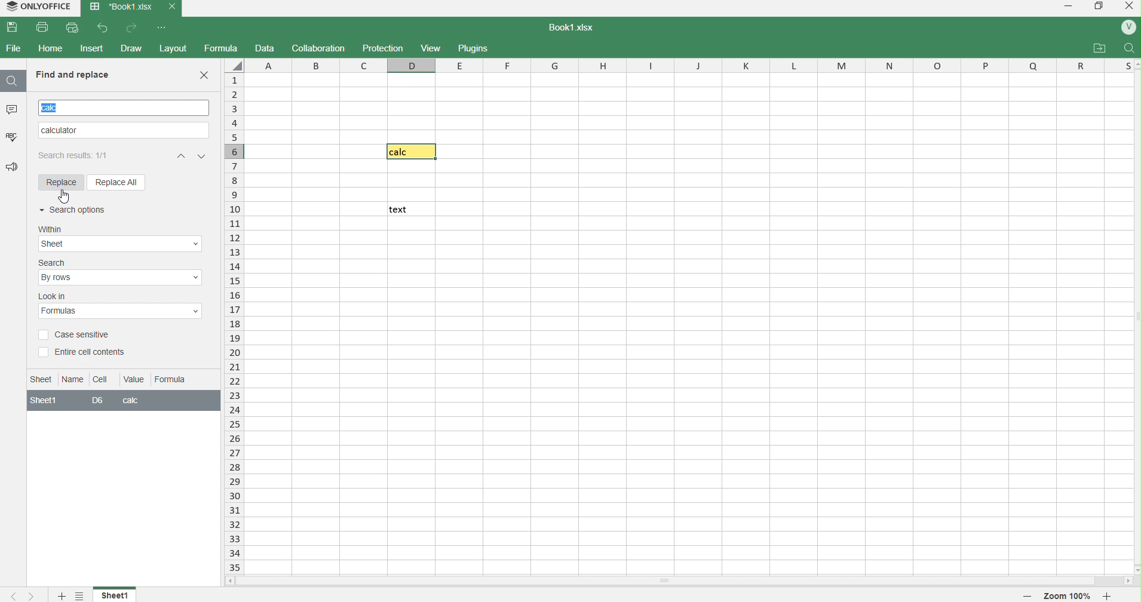 This screenshot has height=602, width=1141. What do you see at coordinates (45, 27) in the screenshot?
I see `print` at bounding box center [45, 27].